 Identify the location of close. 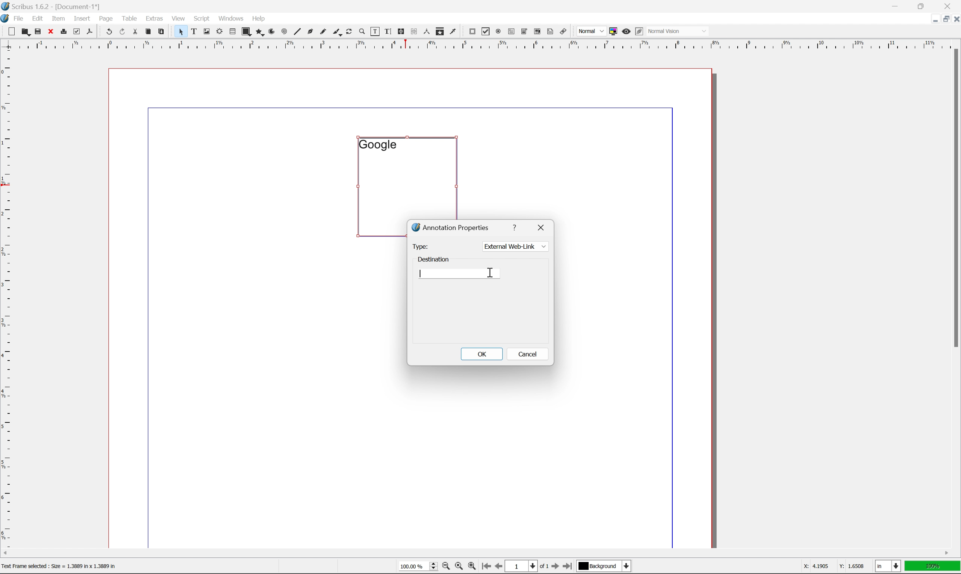
(955, 19).